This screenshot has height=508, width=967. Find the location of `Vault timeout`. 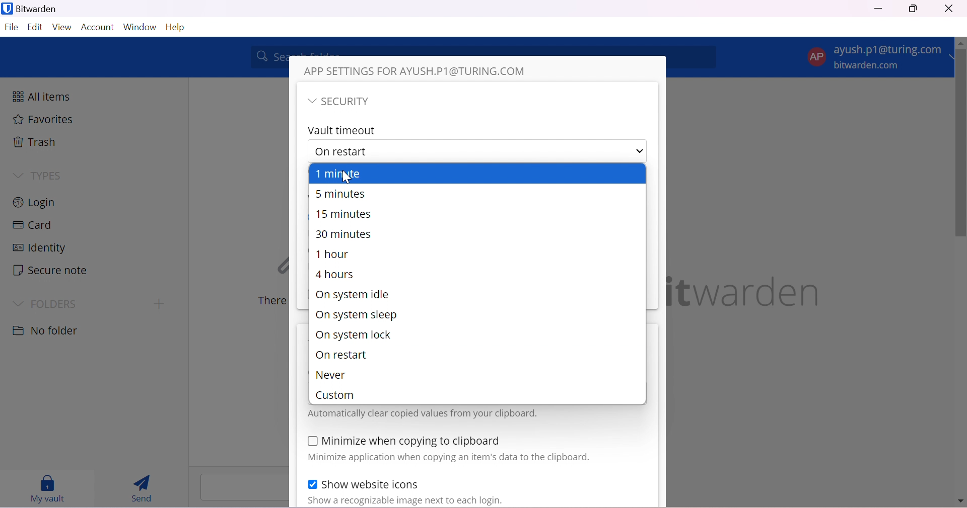

Vault timeout is located at coordinates (343, 131).